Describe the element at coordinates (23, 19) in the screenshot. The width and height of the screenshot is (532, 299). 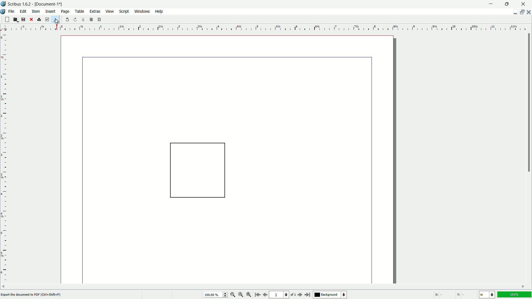
I see `save` at that location.